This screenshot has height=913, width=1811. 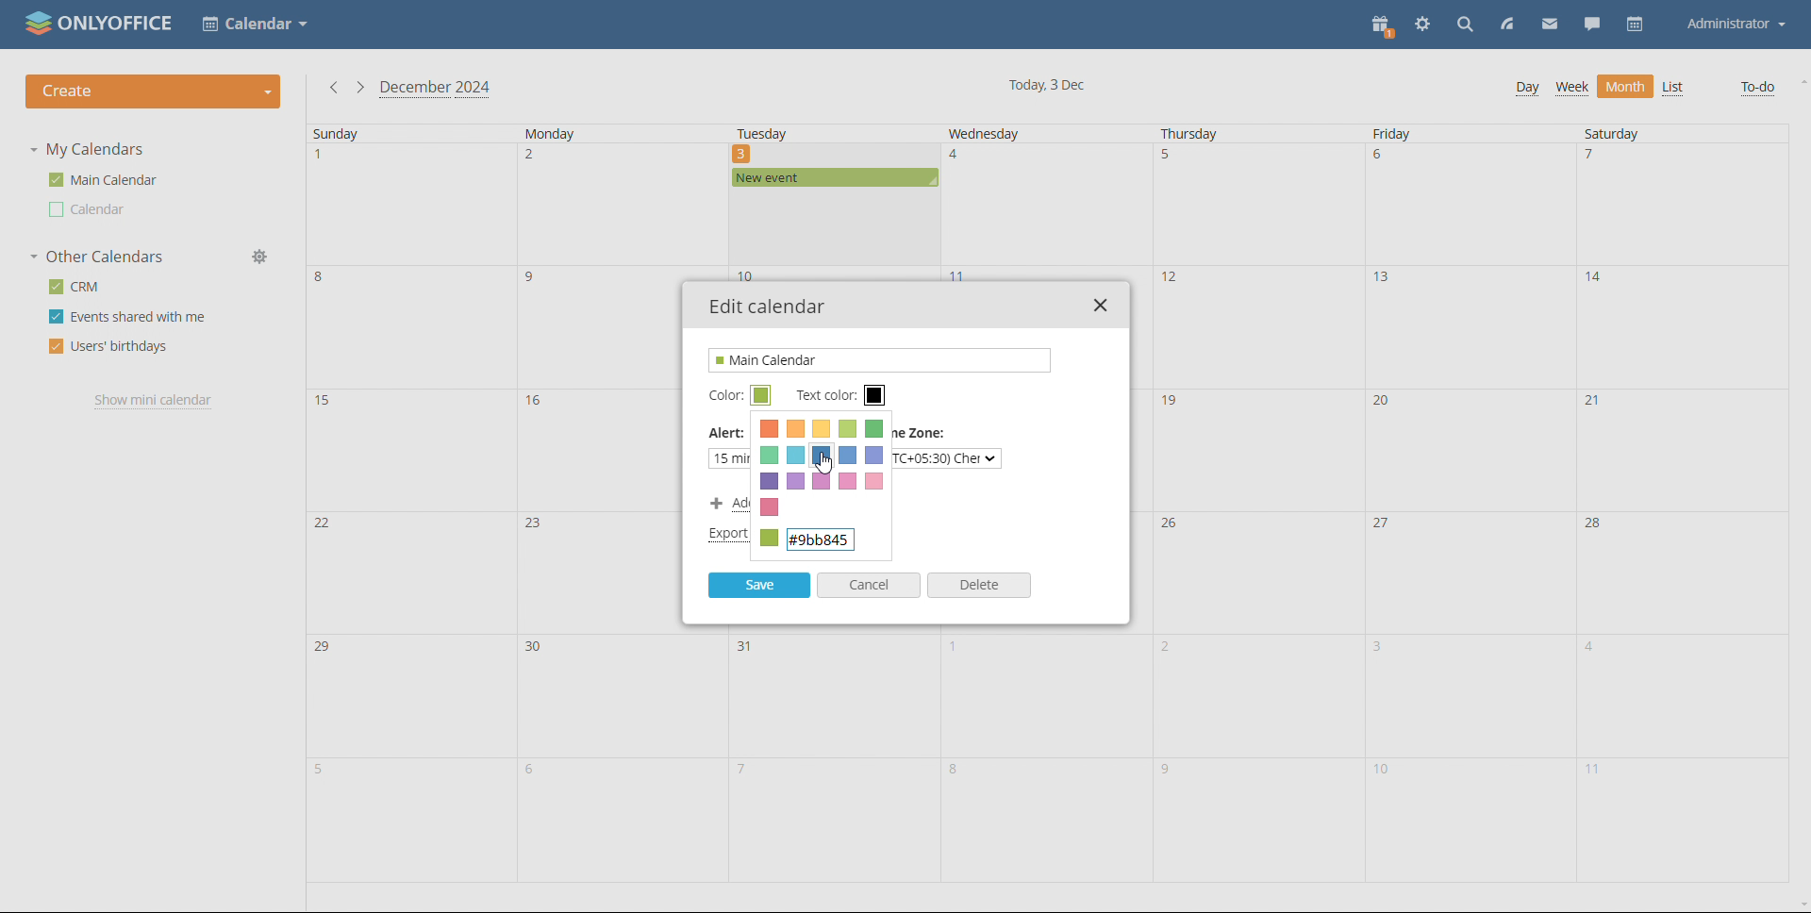 What do you see at coordinates (1255, 569) in the screenshot?
I see `adte` at bounding box center [1255, 569].